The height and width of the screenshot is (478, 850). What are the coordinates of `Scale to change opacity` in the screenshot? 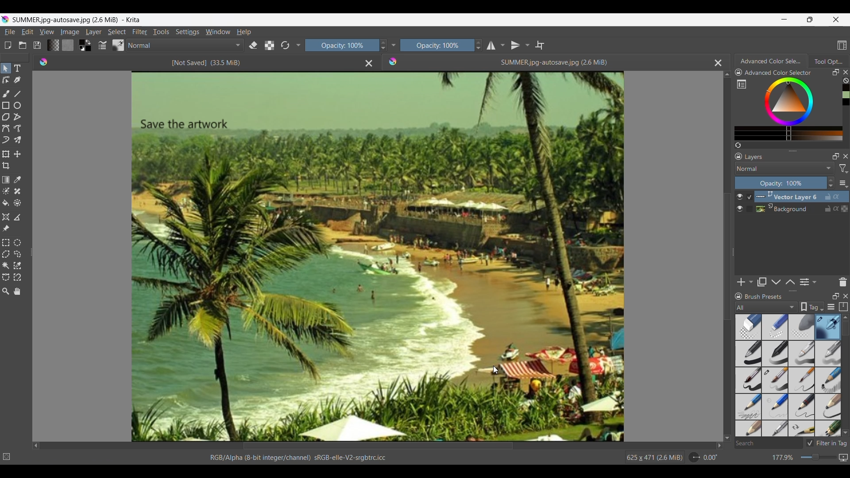 It's located at (340, 46).